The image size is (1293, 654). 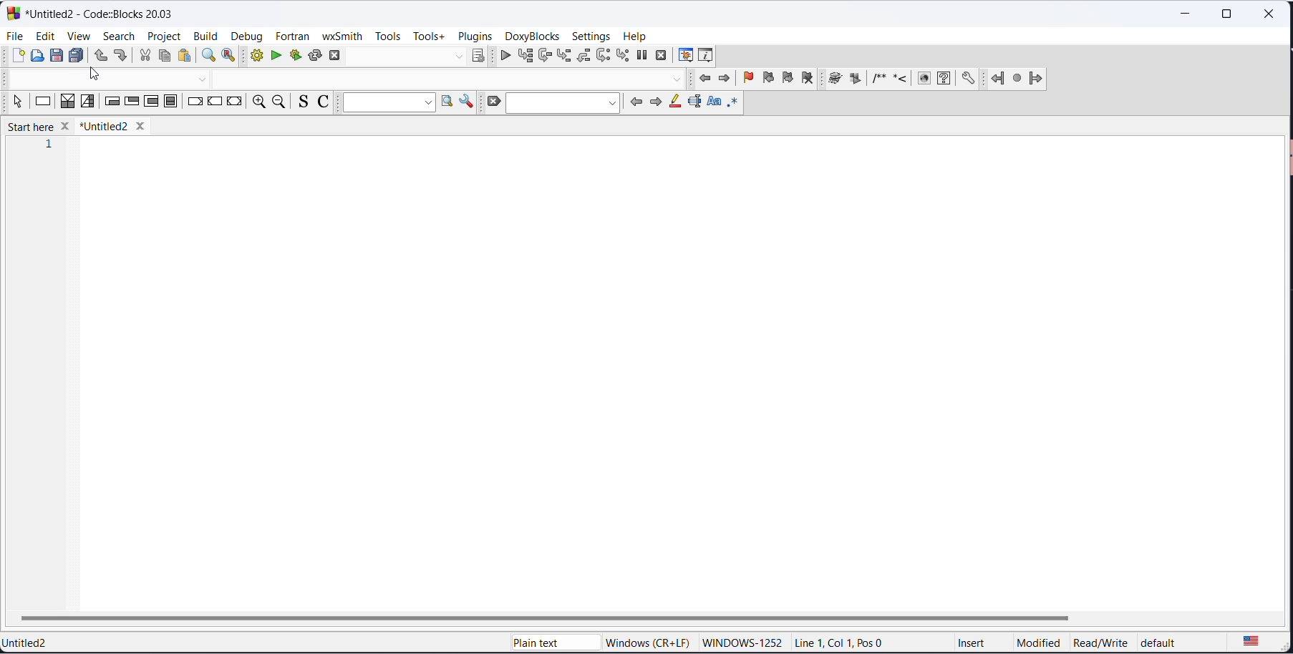 I want to click on Build, so click(x=205, y=34).